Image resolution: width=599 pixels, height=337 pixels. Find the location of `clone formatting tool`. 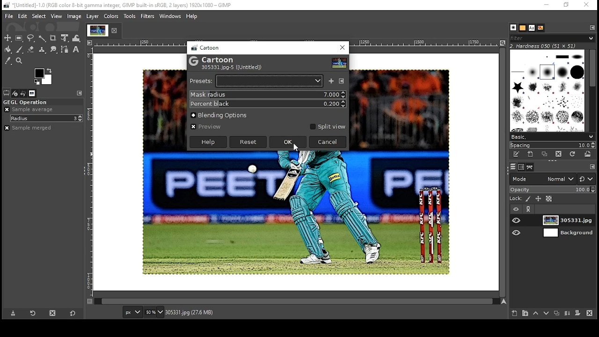

clone formatting tool is located at coordinates (42, 50).